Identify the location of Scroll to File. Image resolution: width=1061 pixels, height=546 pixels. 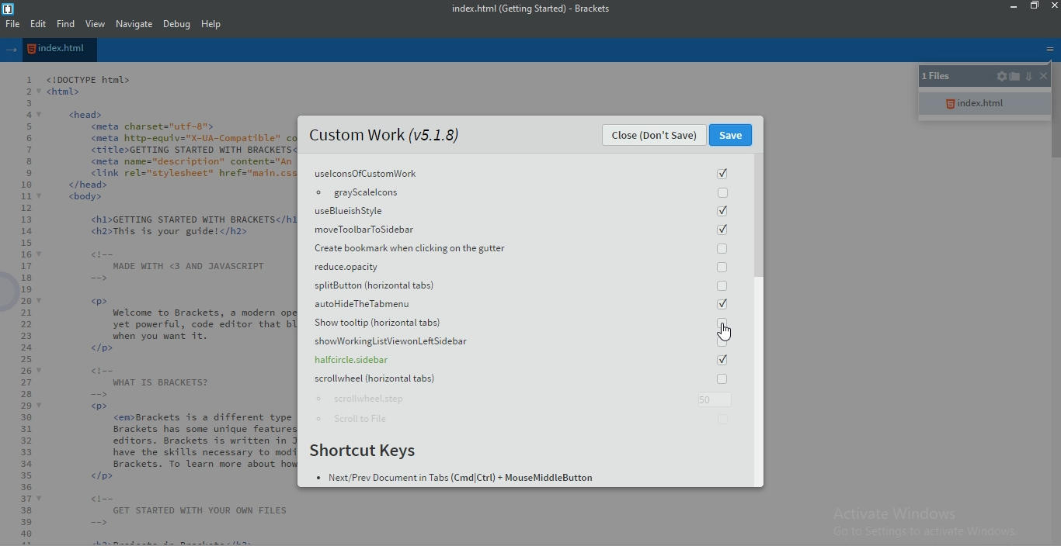
(527, 417).